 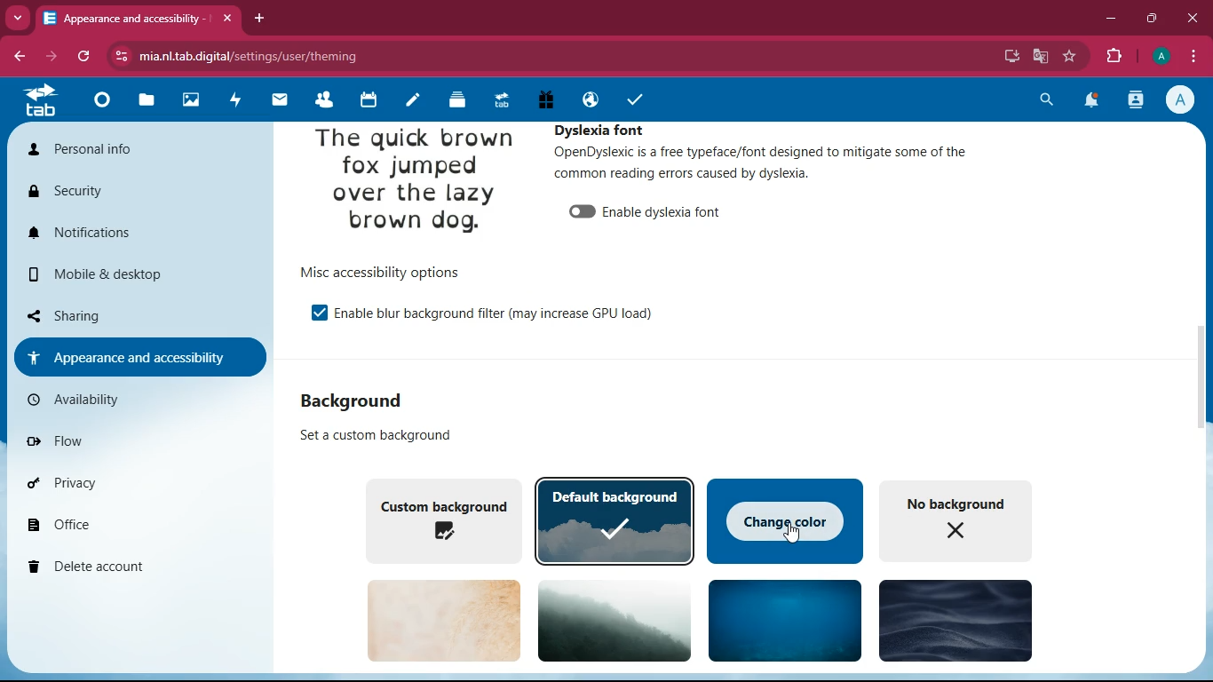 I want to click on mia.nltab.digital/settings/user/theming, so click(x=236, y=53).